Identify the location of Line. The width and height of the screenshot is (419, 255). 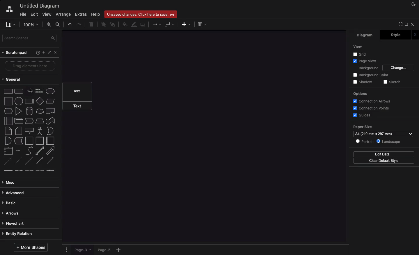
(29, 160).